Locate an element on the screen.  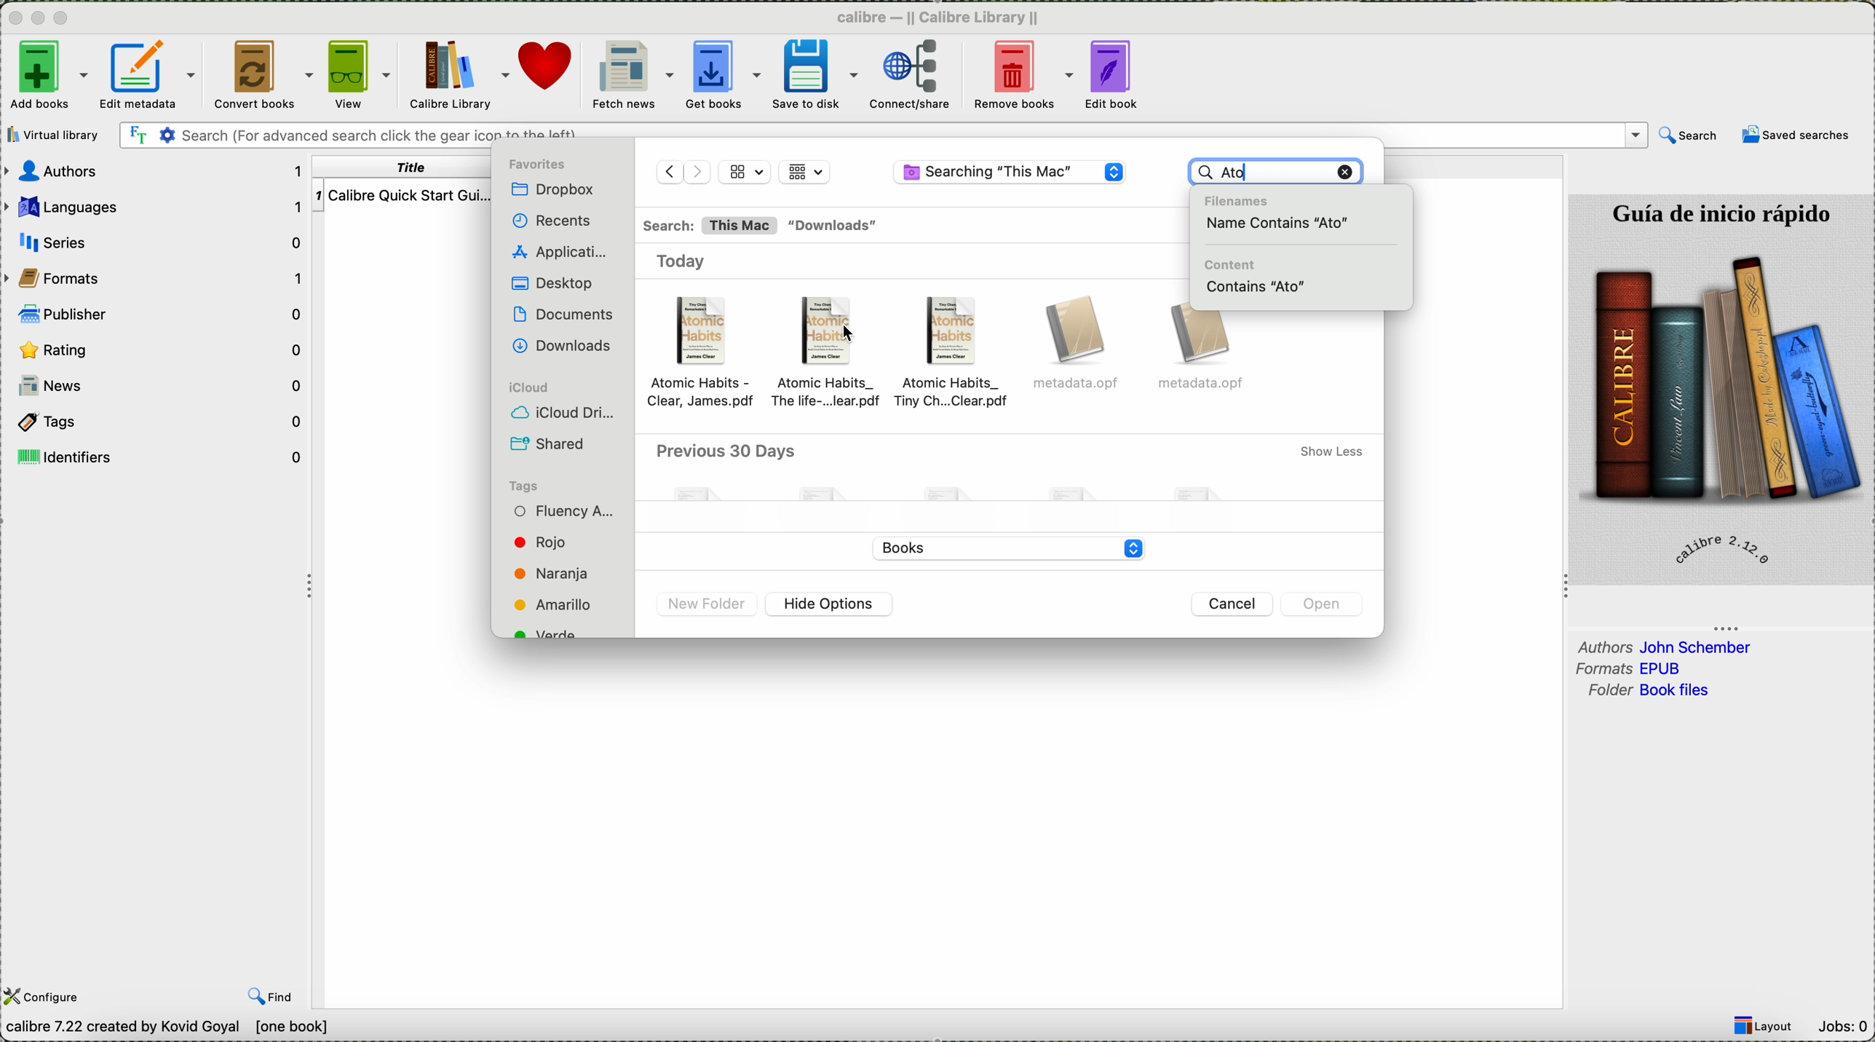
series is located at coordinates (157, 242).